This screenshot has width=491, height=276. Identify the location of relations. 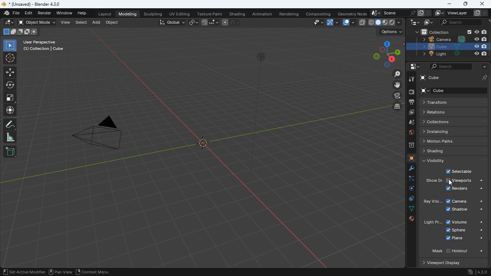
(456, 112).